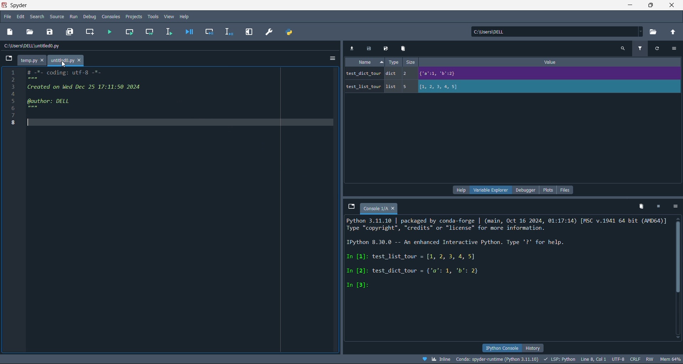 The height and width of the screenshot is (364, 683). I want to click on save data as, so click(385, 48).